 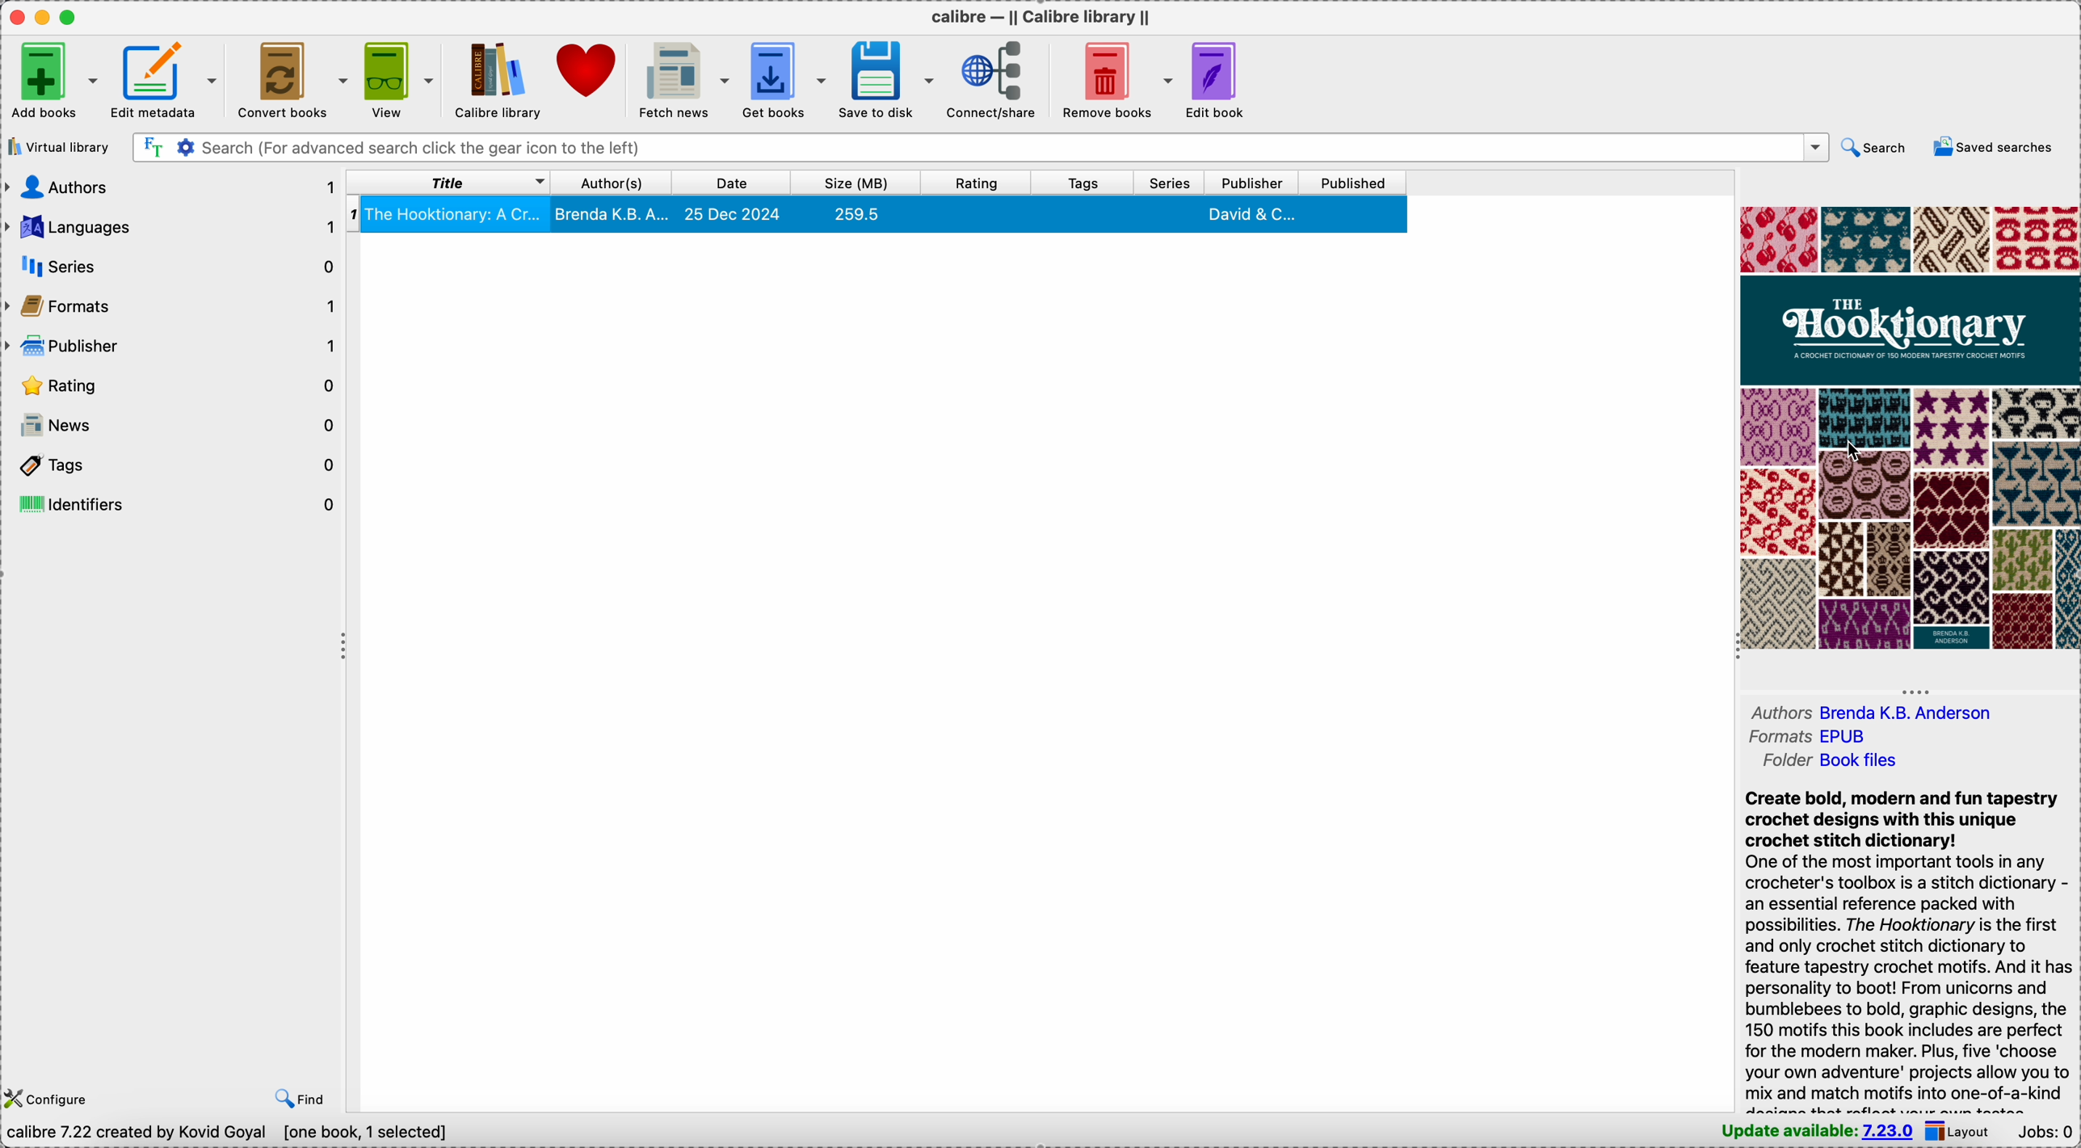 What do you see at coordinates (58, 148) in the screenshot?
I see `virtual library` at bounding box center [58, 148].